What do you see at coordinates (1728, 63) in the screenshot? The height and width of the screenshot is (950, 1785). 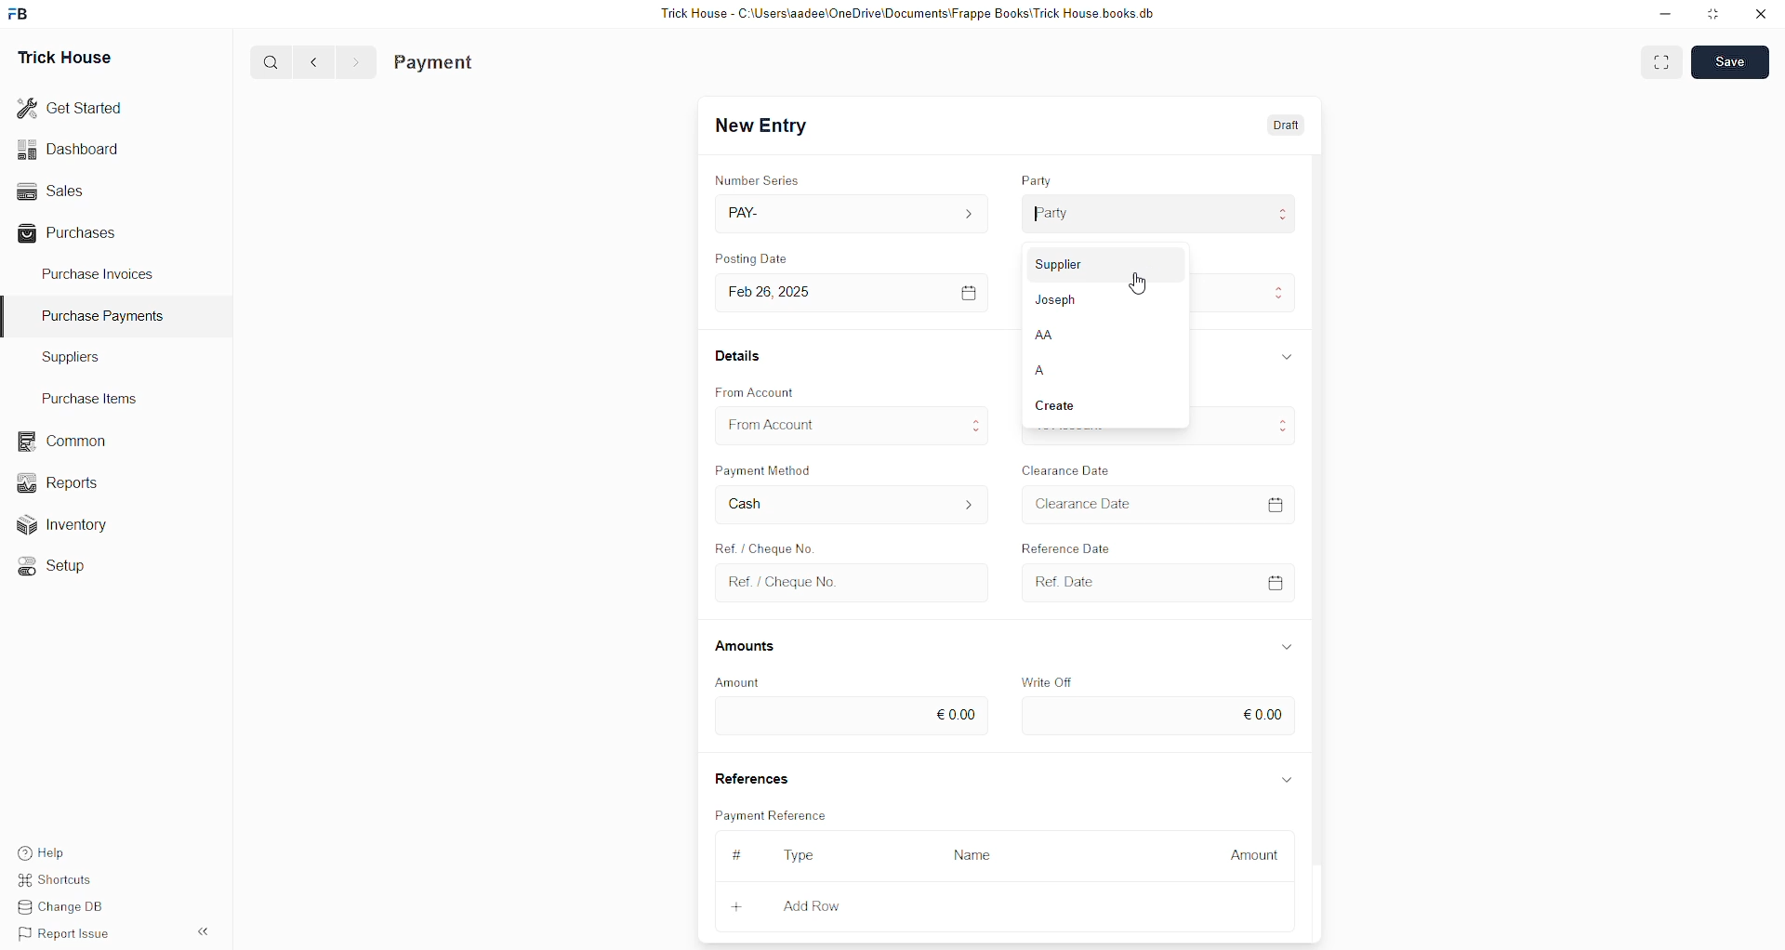 I see `Save` at bounding box center [1728, 63].